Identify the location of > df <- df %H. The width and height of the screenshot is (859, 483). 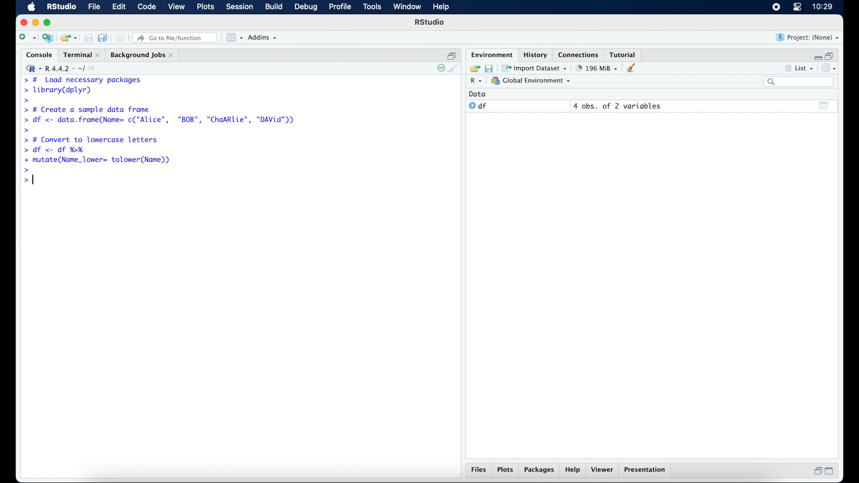
(56, 151).